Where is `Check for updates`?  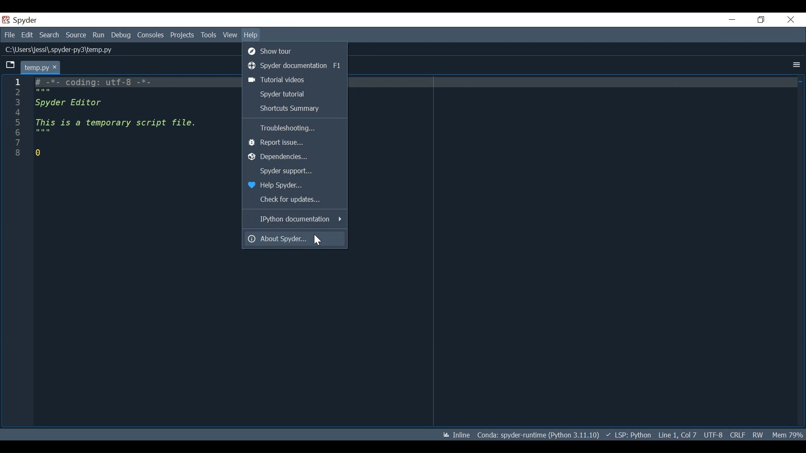
Check for updates is located at coordinates (294, 199).